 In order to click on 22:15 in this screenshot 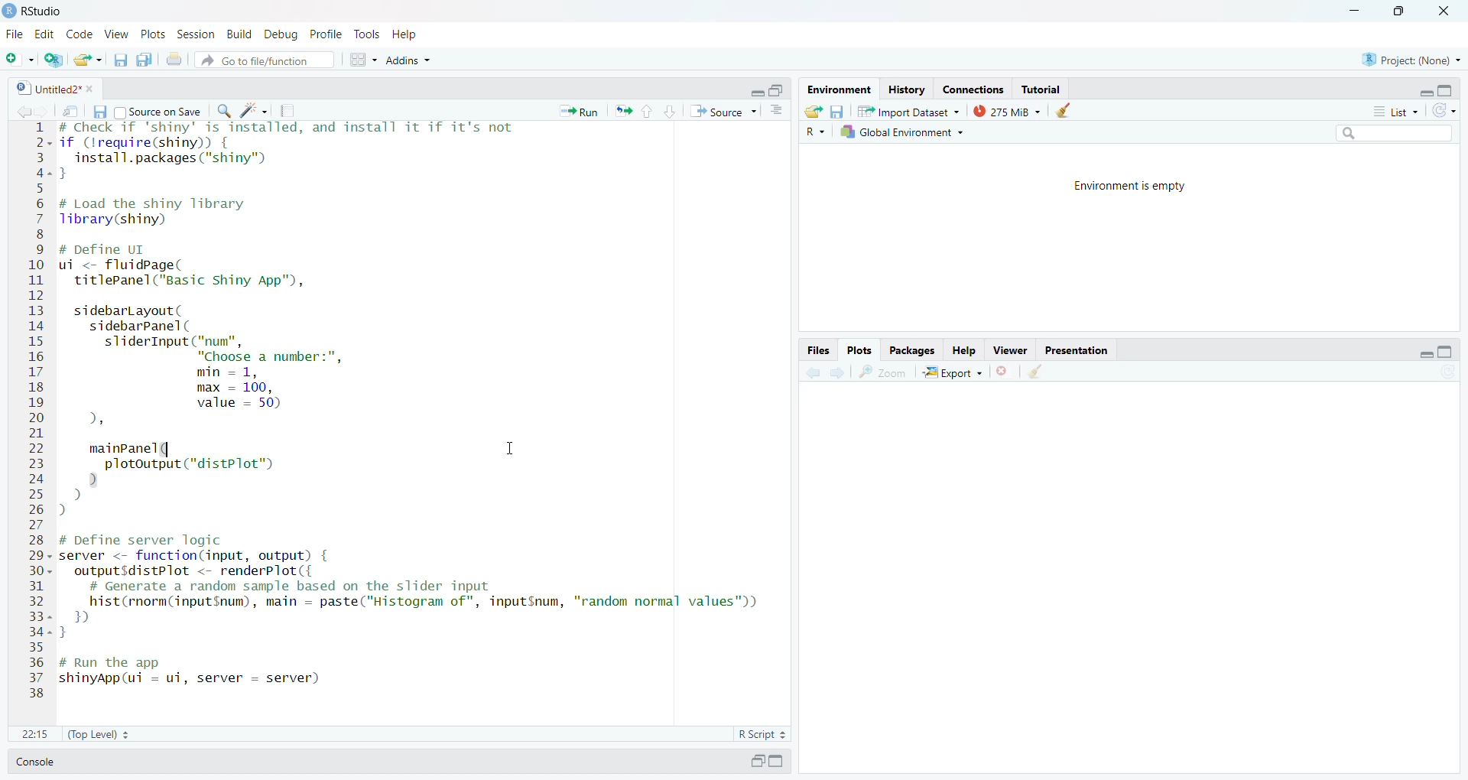, I will do `click(35, 734)`.